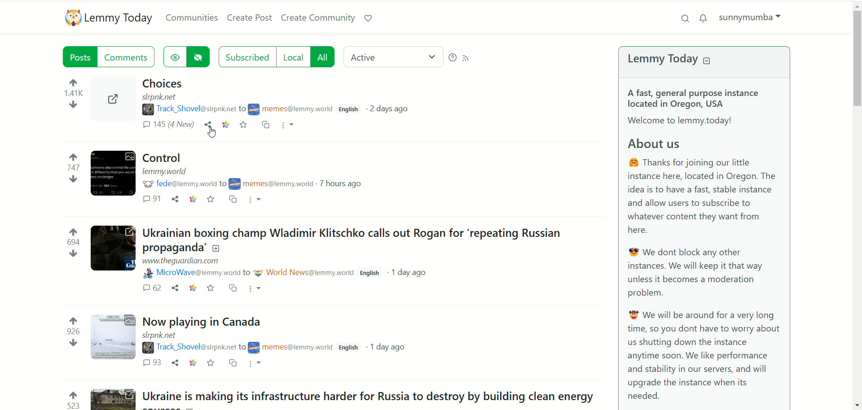 This screenshot has width=862, height=410. Describe the element at coordinates (317, 17) in the screenshot. I see `create community` at that location.